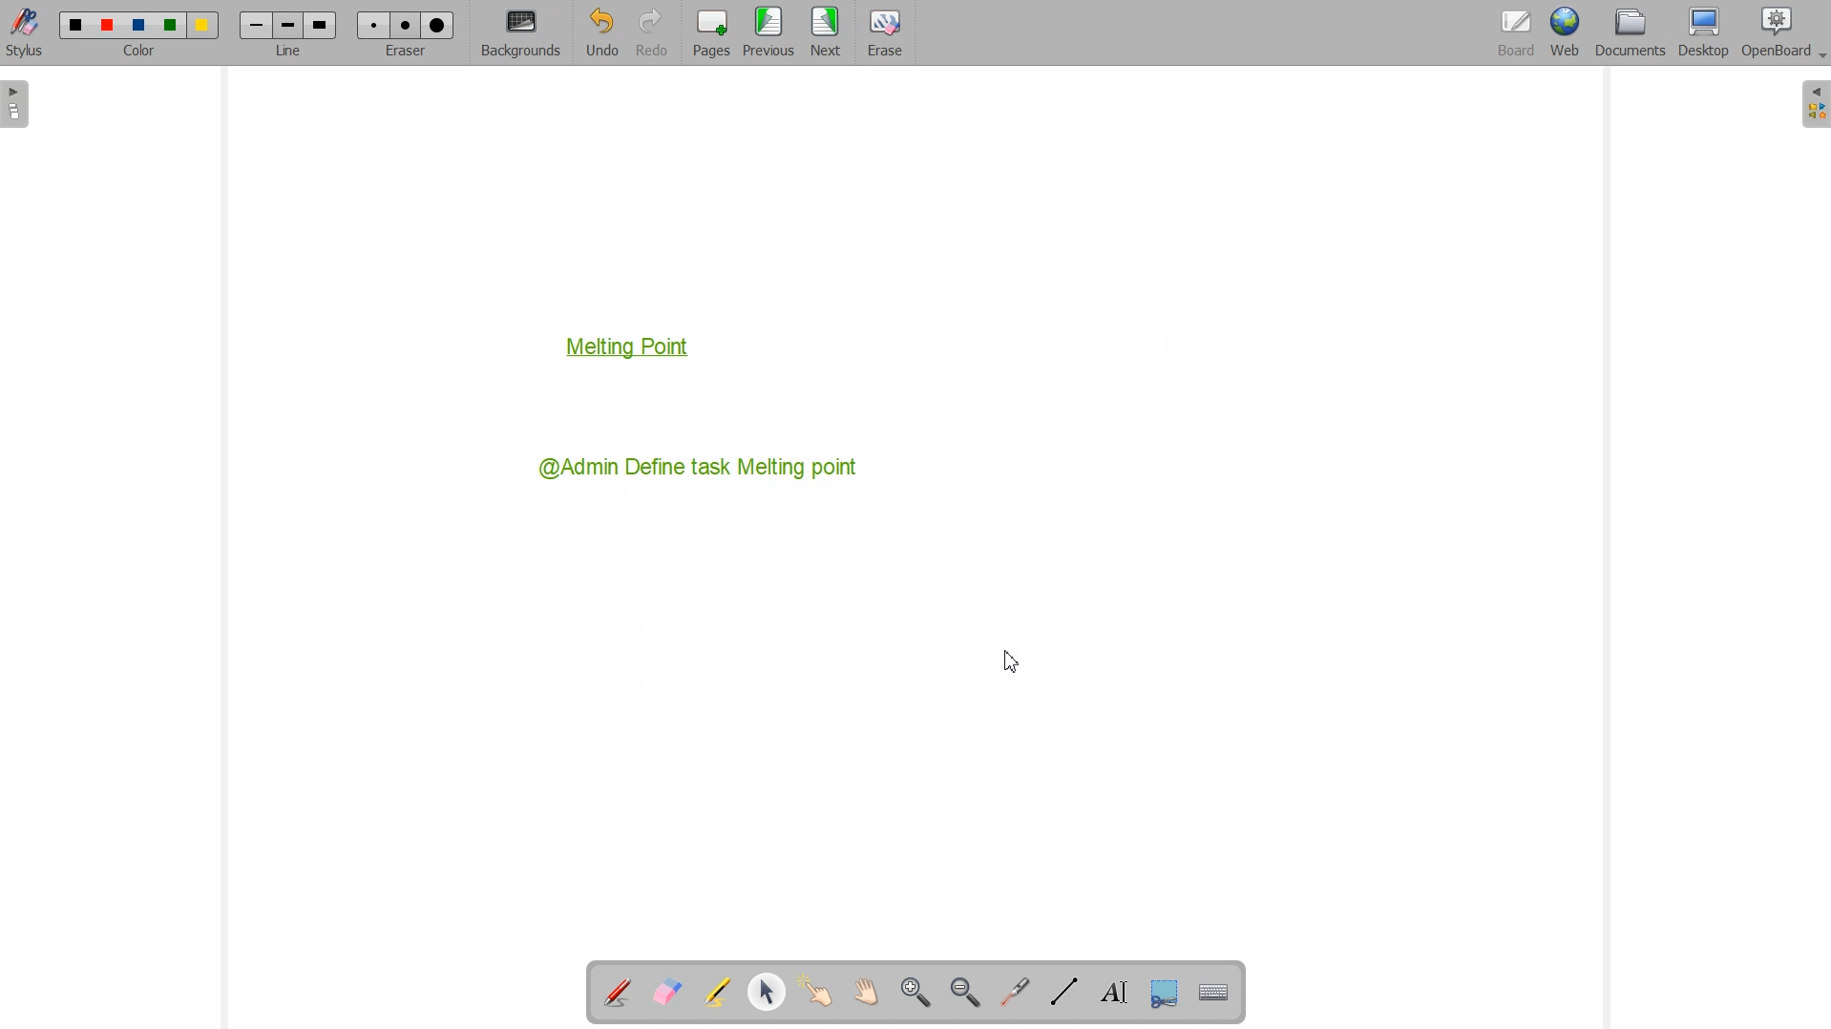 The height and width of the screenshot is (1029, 1831). What do you see at coordinates (1513, 34) in the screenshot?
I see `Board` at bounding box center [1513, 34].